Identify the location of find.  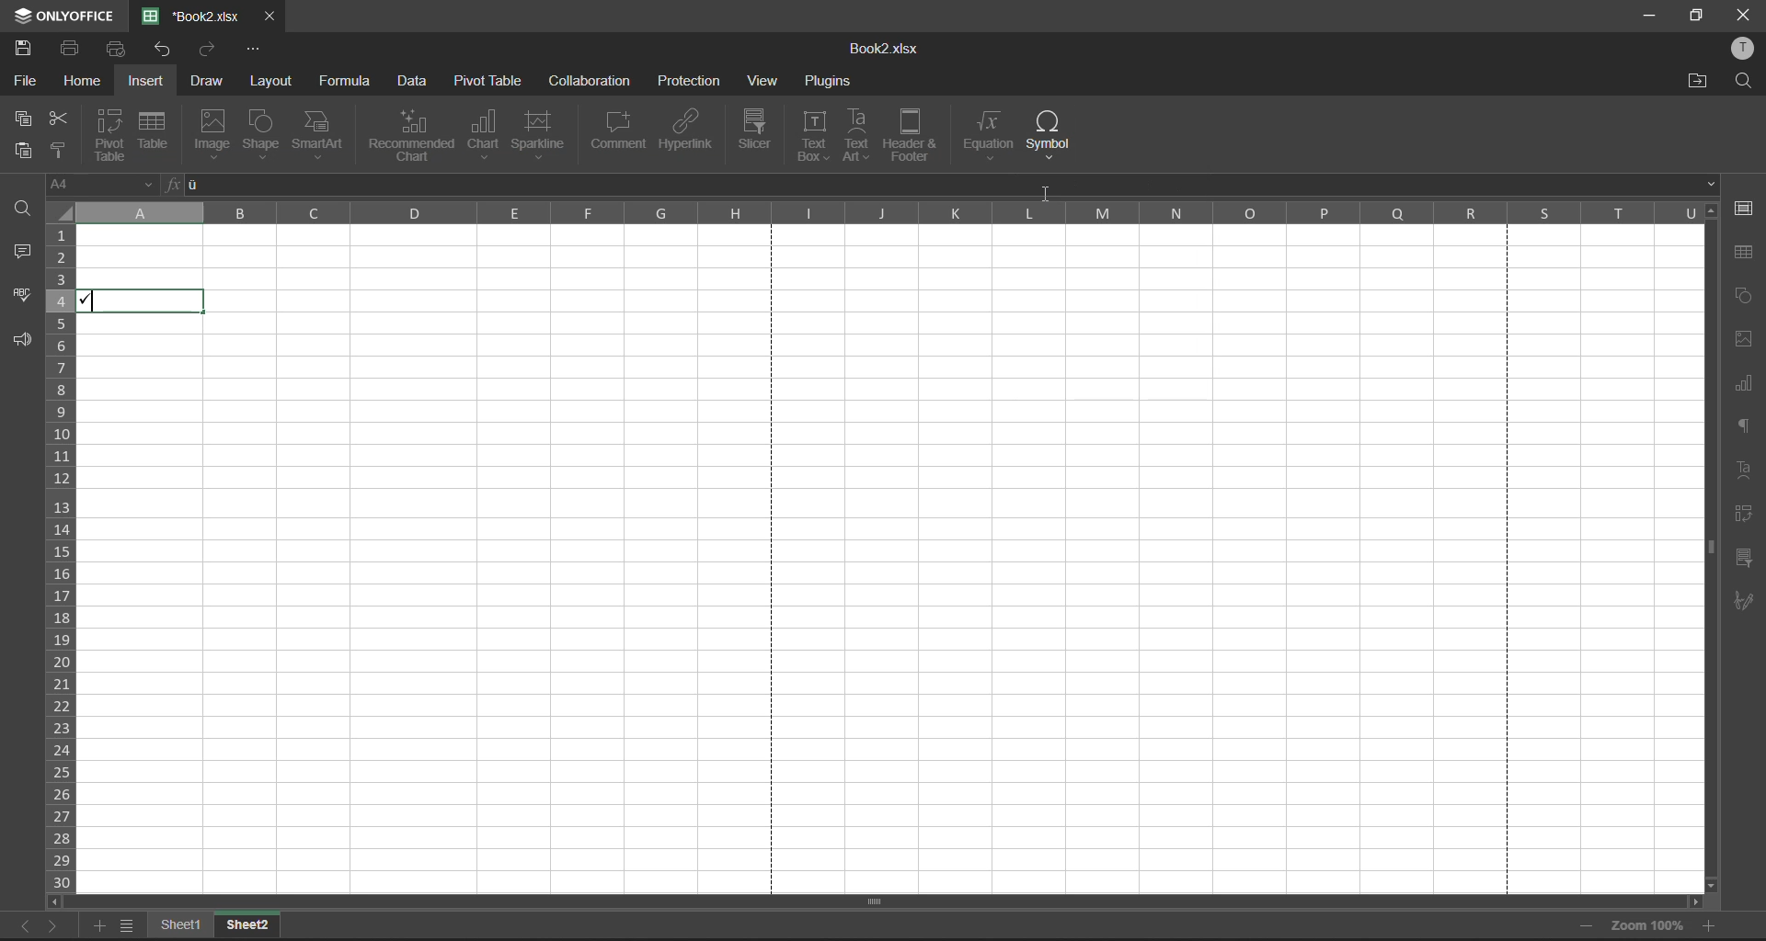
(21, 212).